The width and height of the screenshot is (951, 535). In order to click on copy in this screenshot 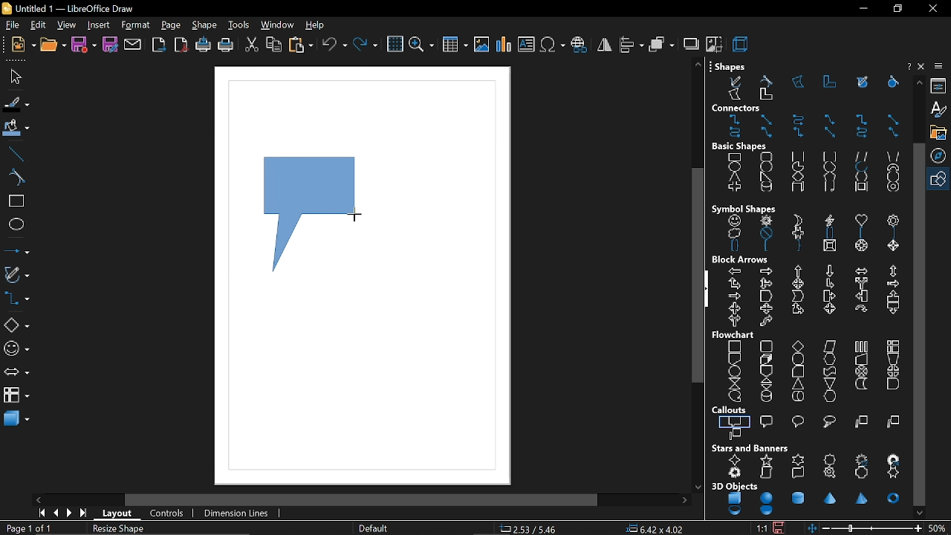, I will do `click(274, 45)`.